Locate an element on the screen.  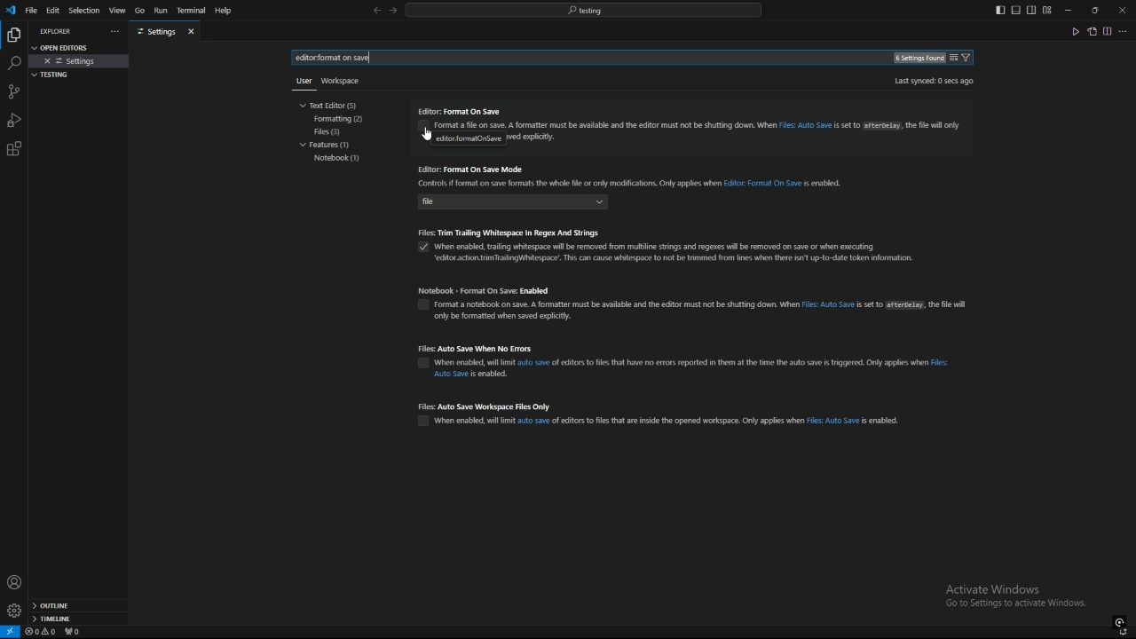
testing is located at coordinates (54, 75).